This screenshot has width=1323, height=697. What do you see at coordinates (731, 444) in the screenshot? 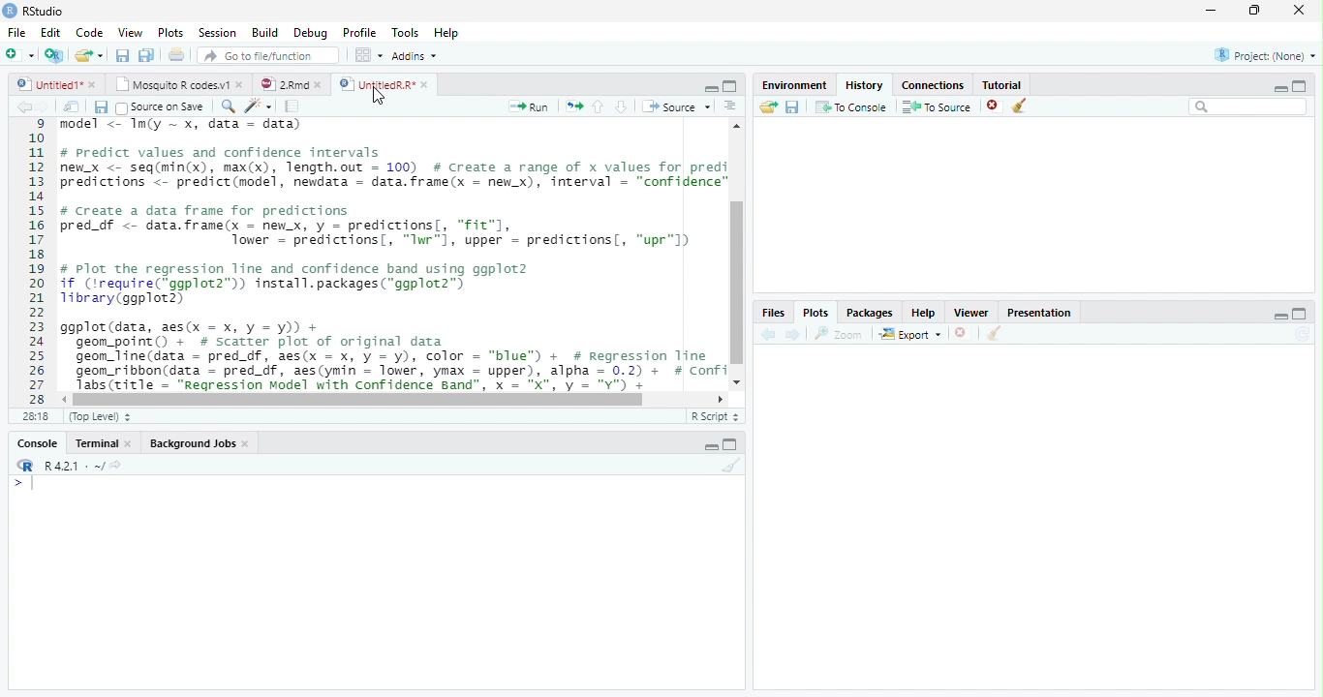
I see `Maximize` at bounding box center [731, 444].